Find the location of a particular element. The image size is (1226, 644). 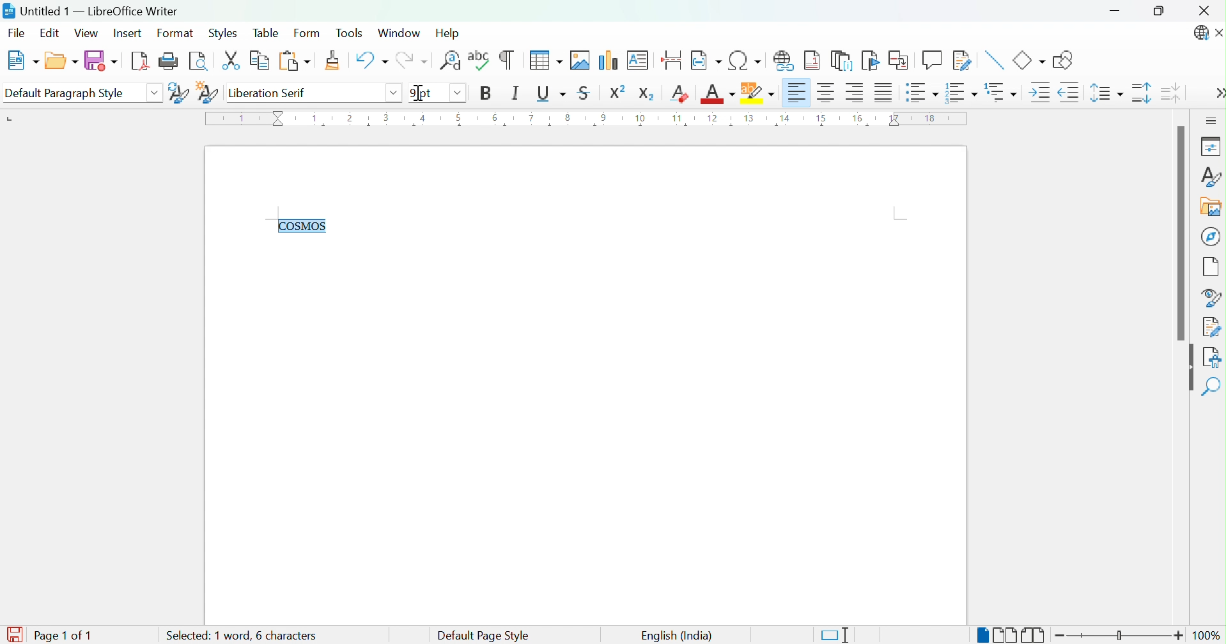

Selected: 1 word, 6 characters is located at coordinates (238, 636).